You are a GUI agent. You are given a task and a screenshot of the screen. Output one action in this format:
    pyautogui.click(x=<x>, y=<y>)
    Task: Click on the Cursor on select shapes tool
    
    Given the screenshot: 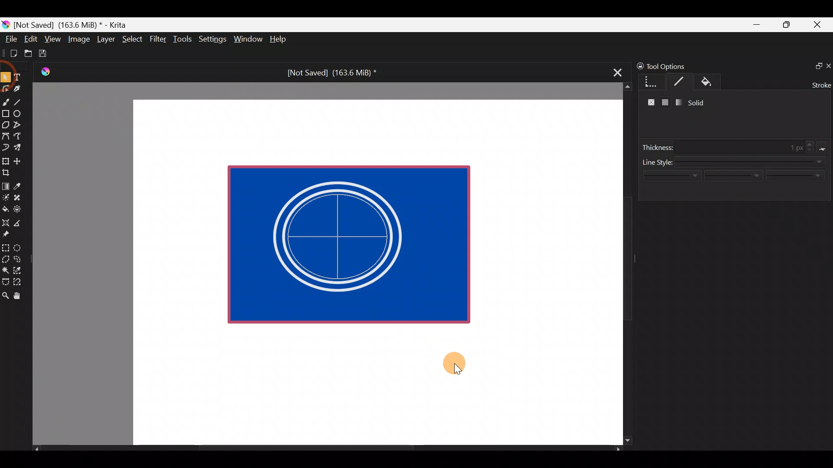 What is the action you would take?
    pyautogui.click(x=5, y=71)
    